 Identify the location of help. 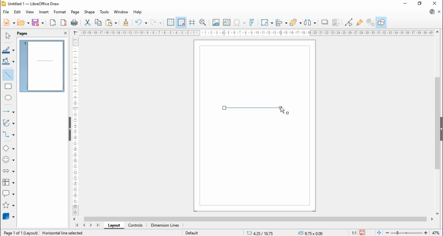
(138, 12).